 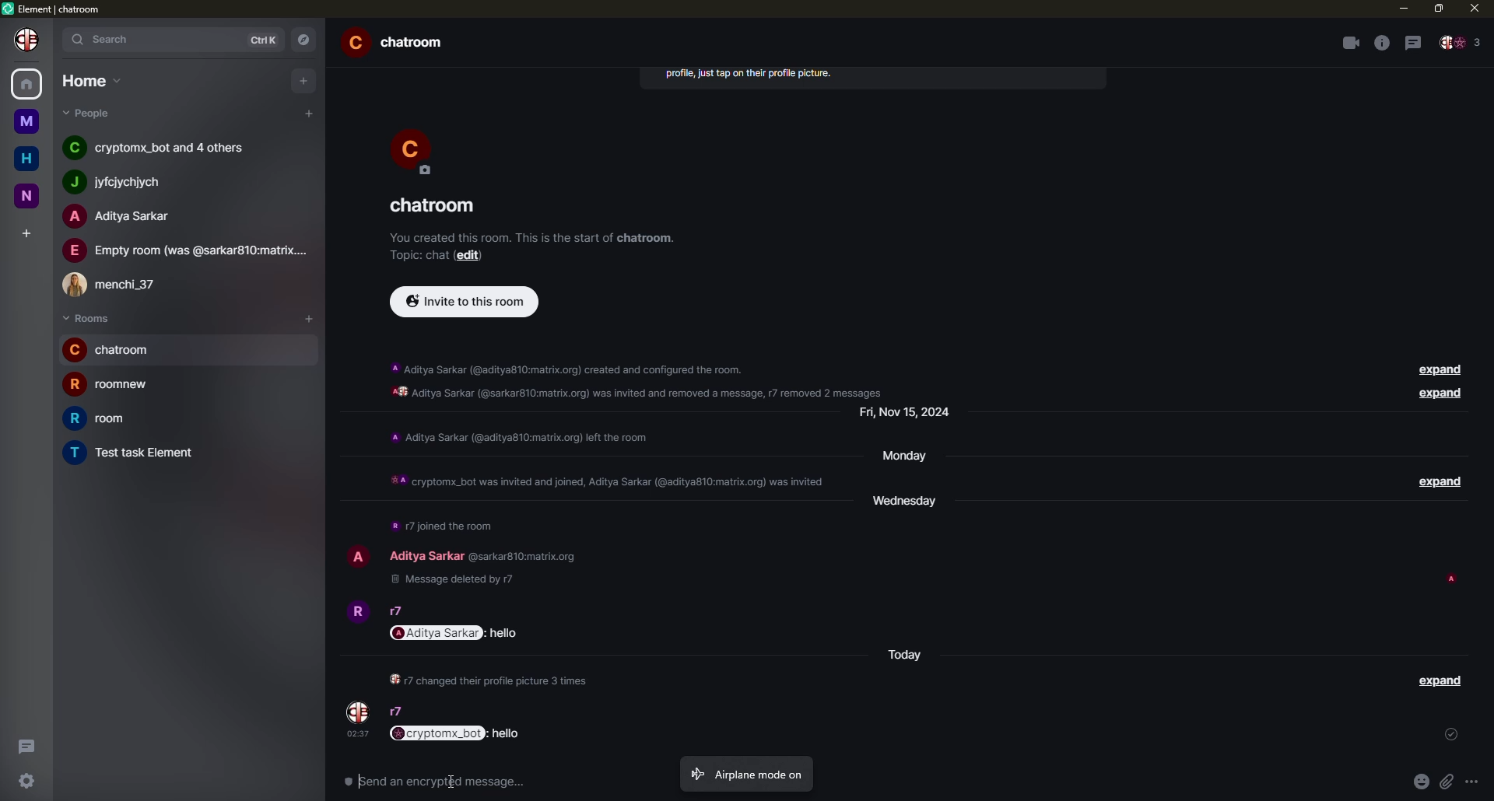 What do you see at coordinates (110, 350) in the screenshot?
I see `room` at bounding box center [110, 350].